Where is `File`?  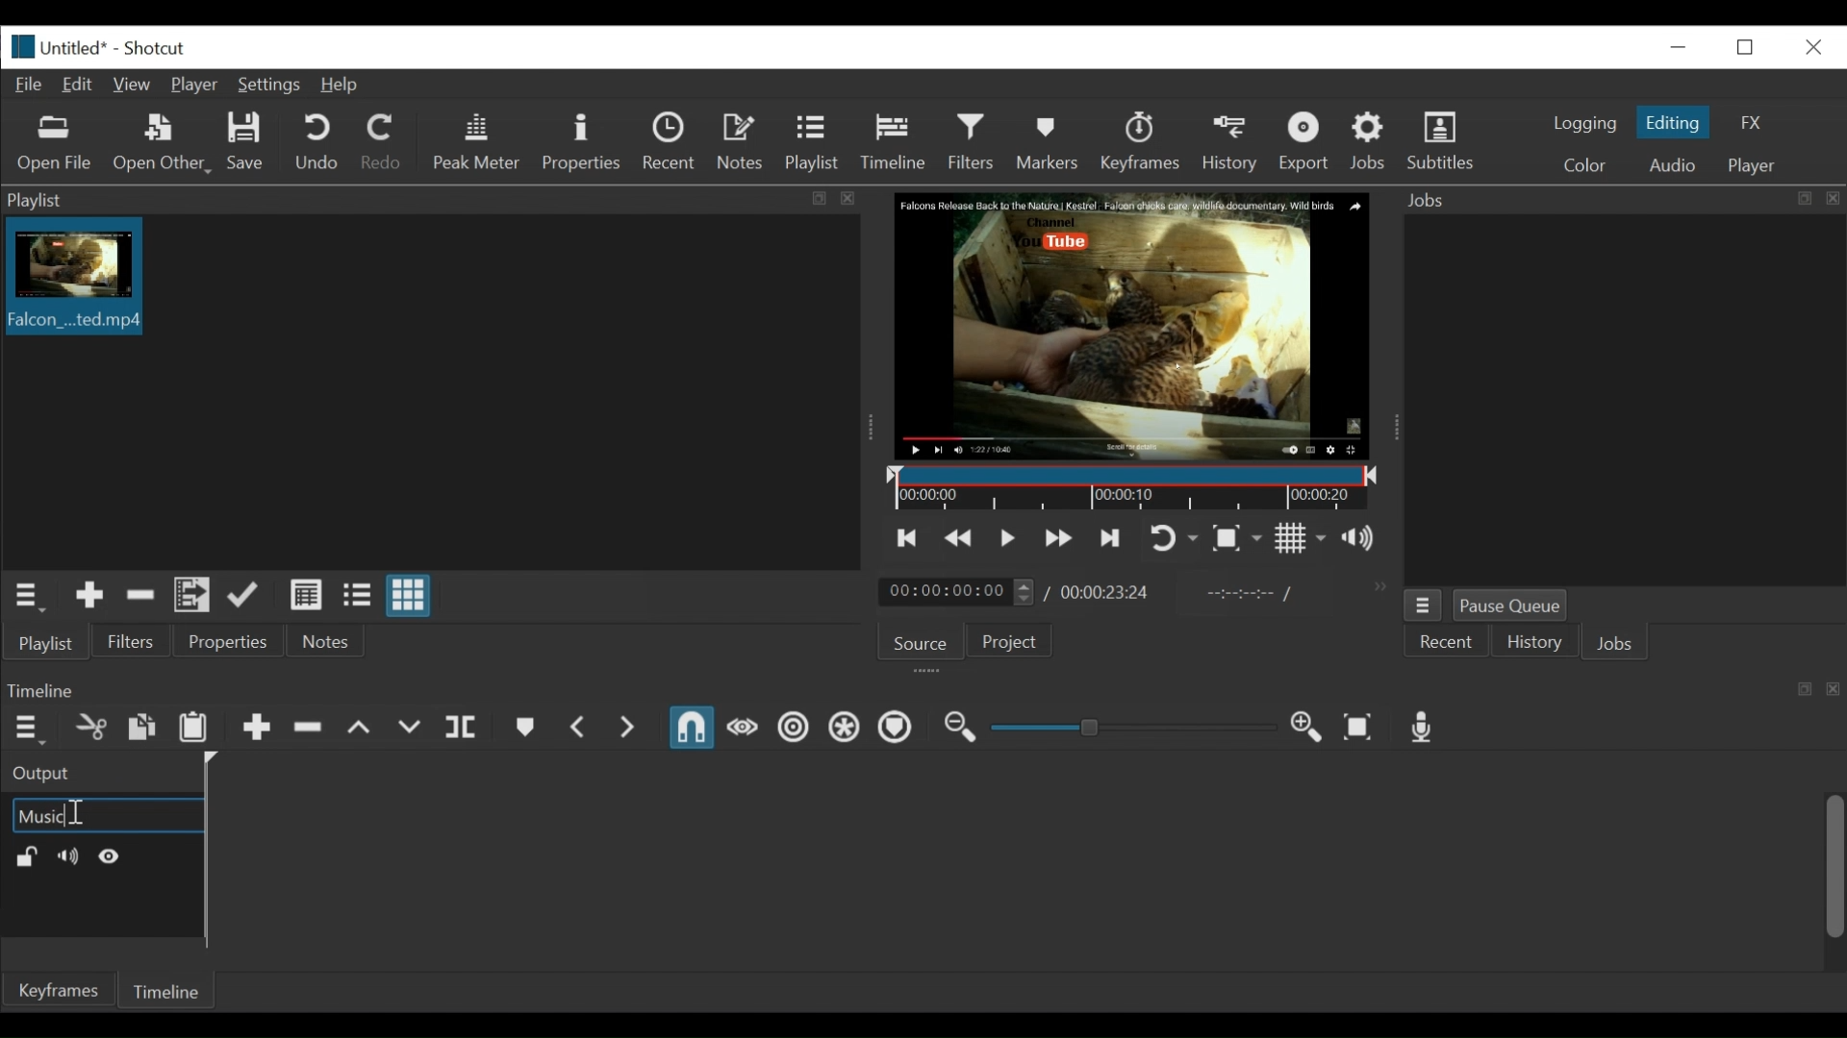
File is located at coordinates (28, 85).